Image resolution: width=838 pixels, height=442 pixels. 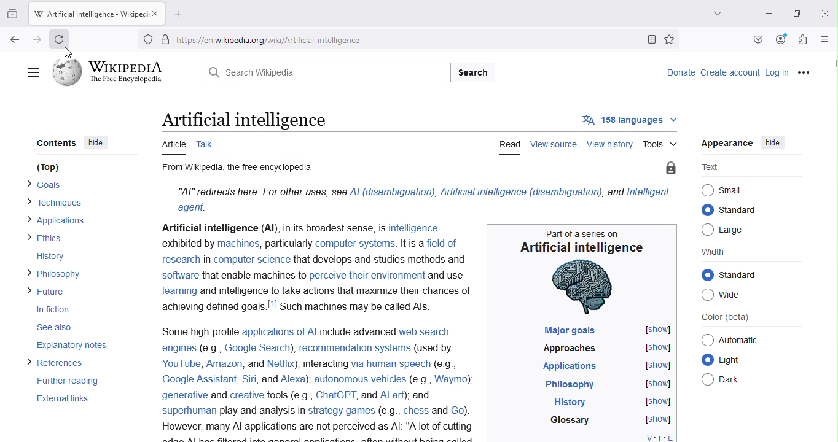 I want to click on It is a, so click(x=411, y=245).